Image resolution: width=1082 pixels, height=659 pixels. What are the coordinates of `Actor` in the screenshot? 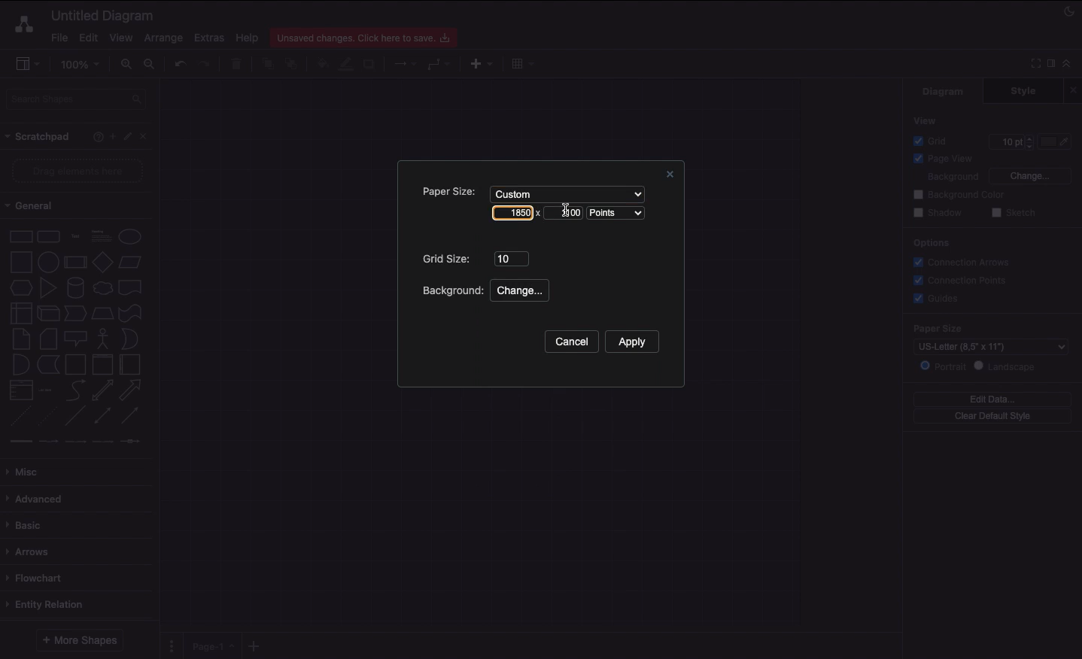 It's located at (103, 337).